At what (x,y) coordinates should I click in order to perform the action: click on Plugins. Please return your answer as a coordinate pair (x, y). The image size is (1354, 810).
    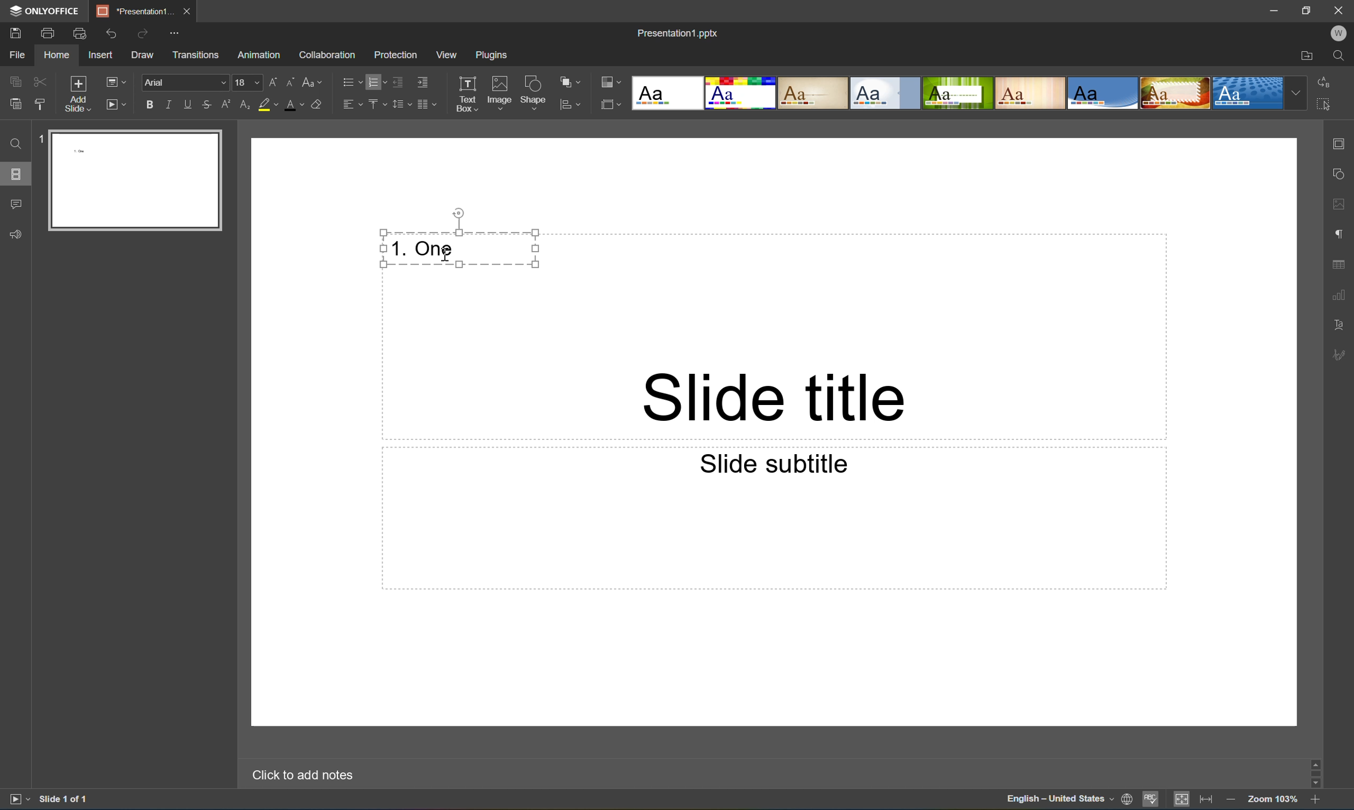
    Looking at the image, I should click on (489, 56).